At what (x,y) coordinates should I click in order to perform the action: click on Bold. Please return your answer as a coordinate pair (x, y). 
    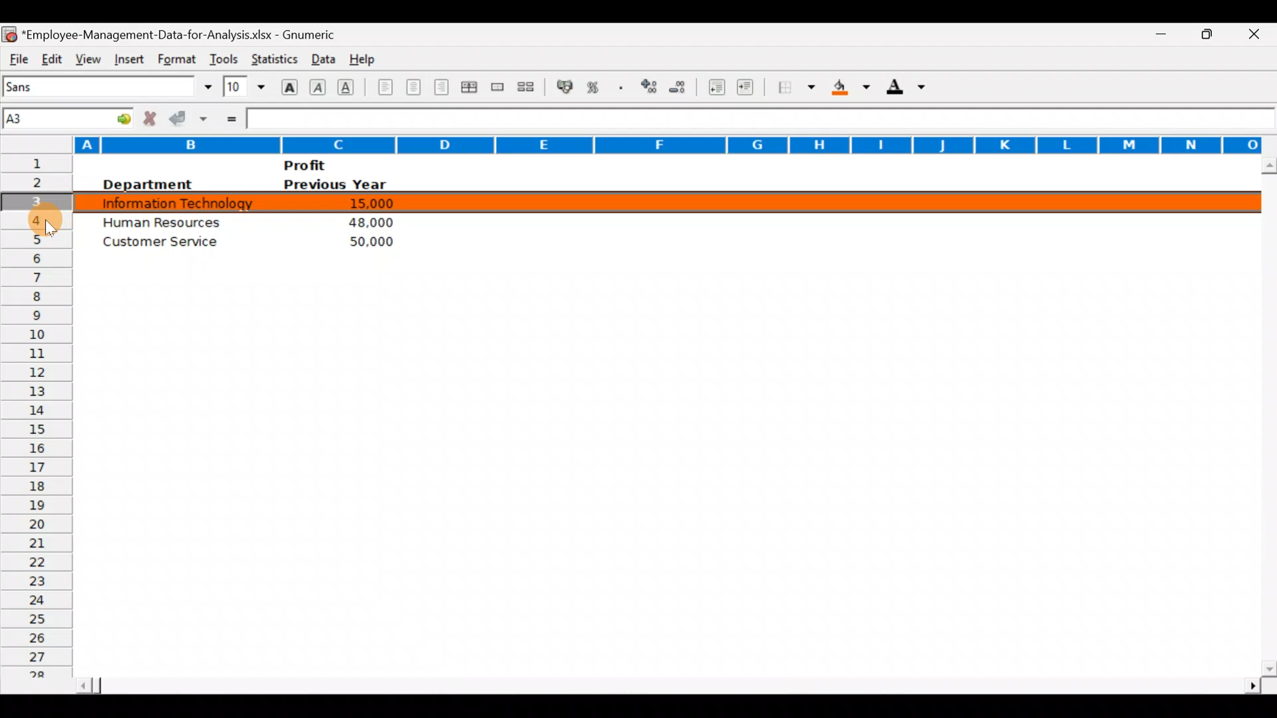
    Looking at the image, I should click on (288, 86).